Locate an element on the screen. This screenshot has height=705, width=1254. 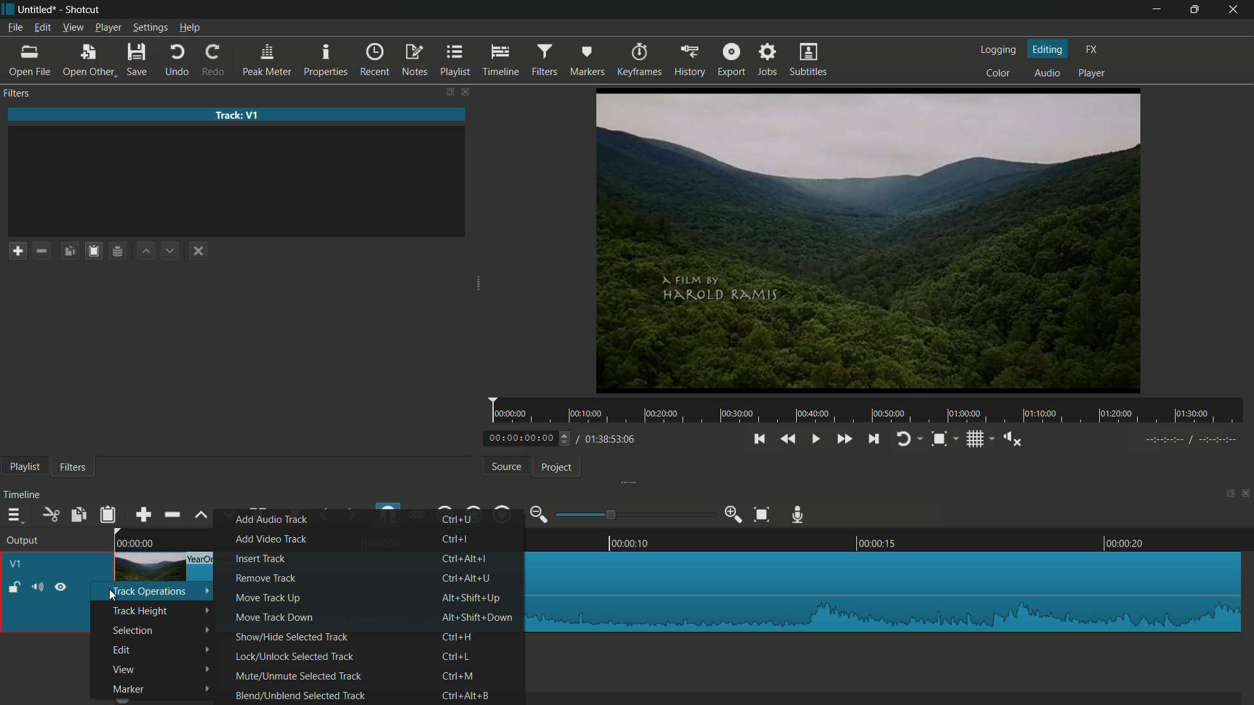
key shortcut is located at coordinates (470, 577).